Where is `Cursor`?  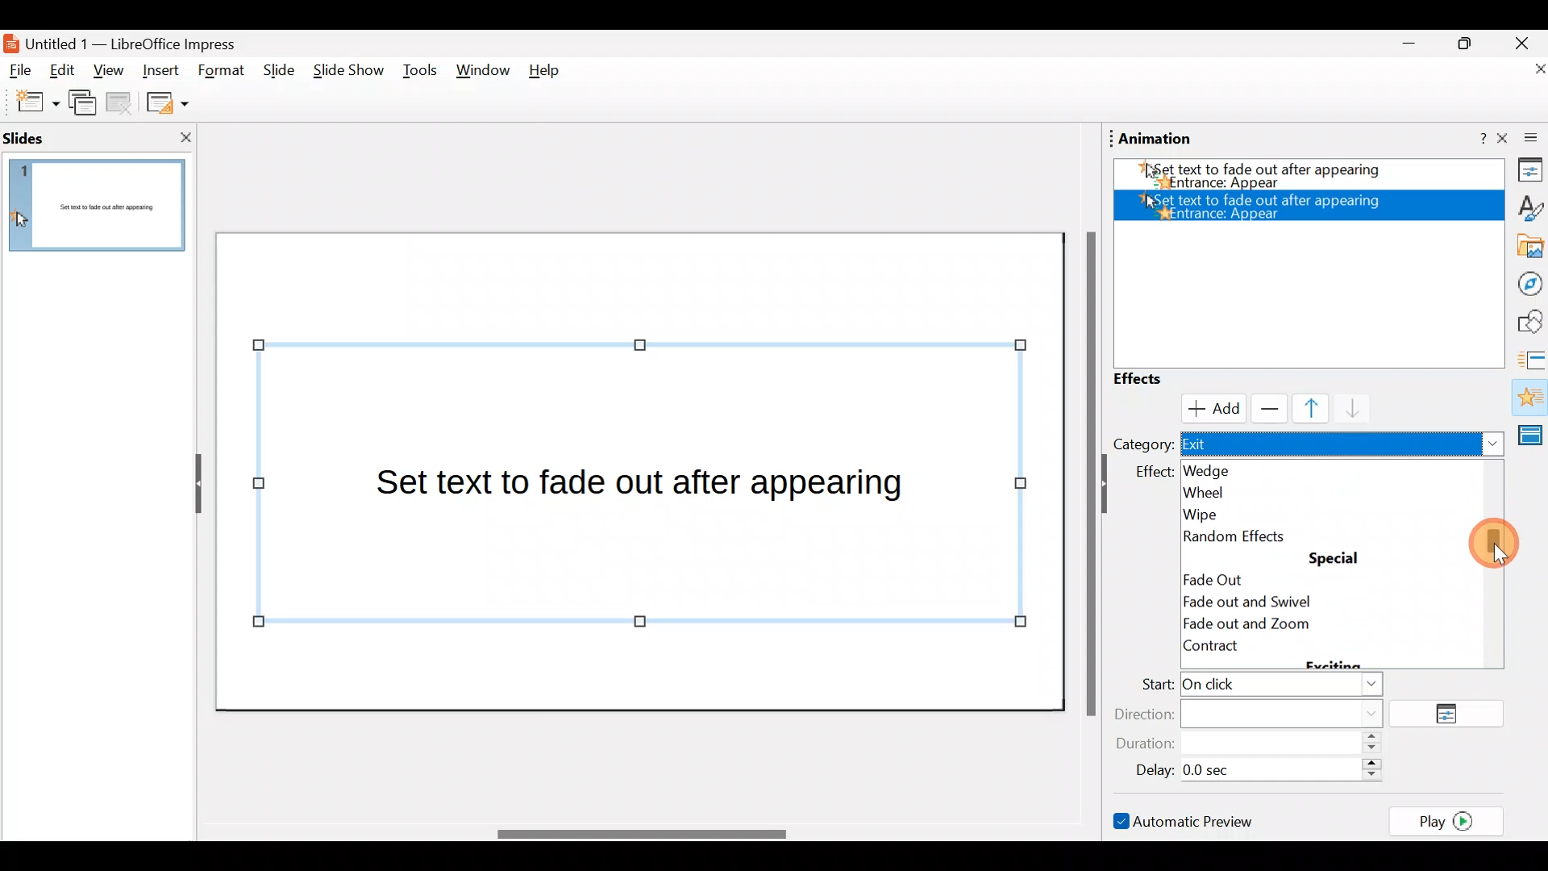 Cursor is located at coordinates (1209, 406).